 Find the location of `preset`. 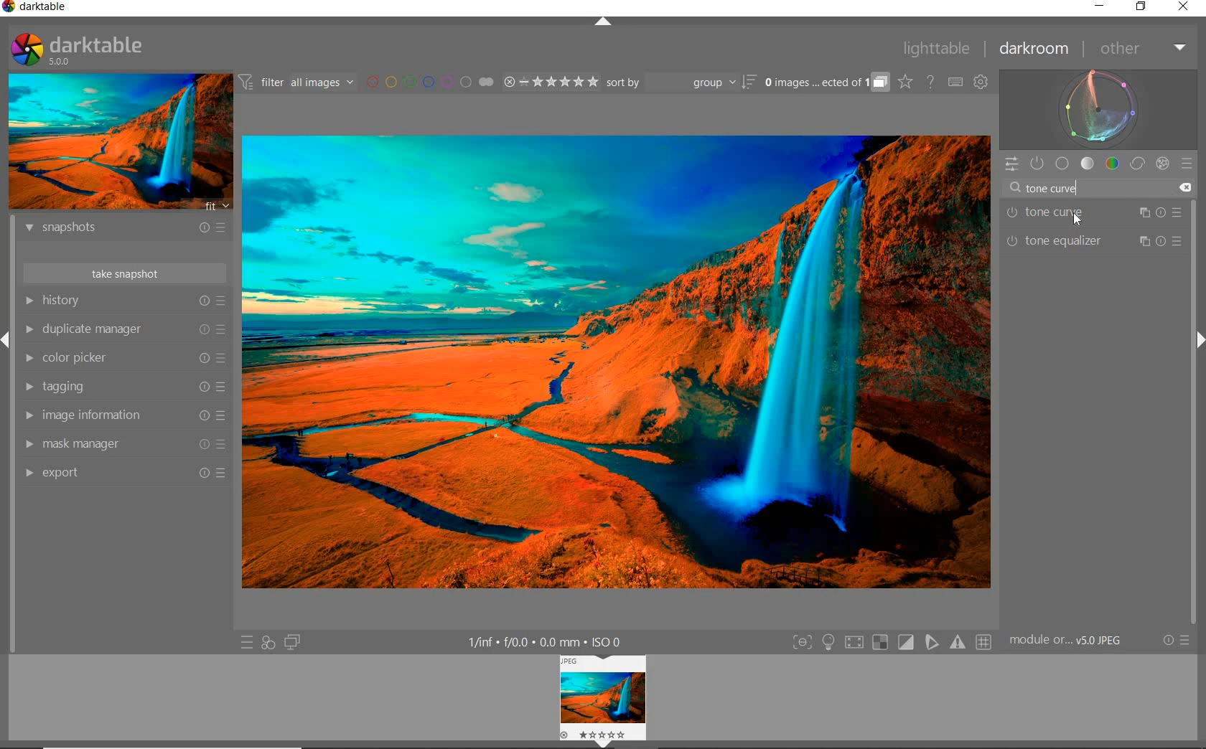

preset is located at coordinates (1188, 161).